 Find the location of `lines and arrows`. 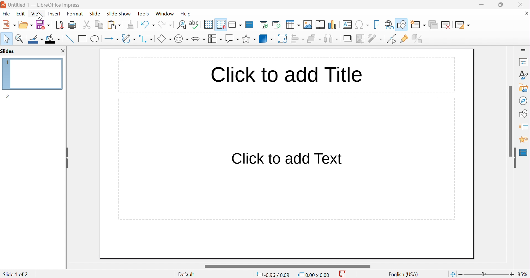

lines and arrows is located at coordinates (111, 39).